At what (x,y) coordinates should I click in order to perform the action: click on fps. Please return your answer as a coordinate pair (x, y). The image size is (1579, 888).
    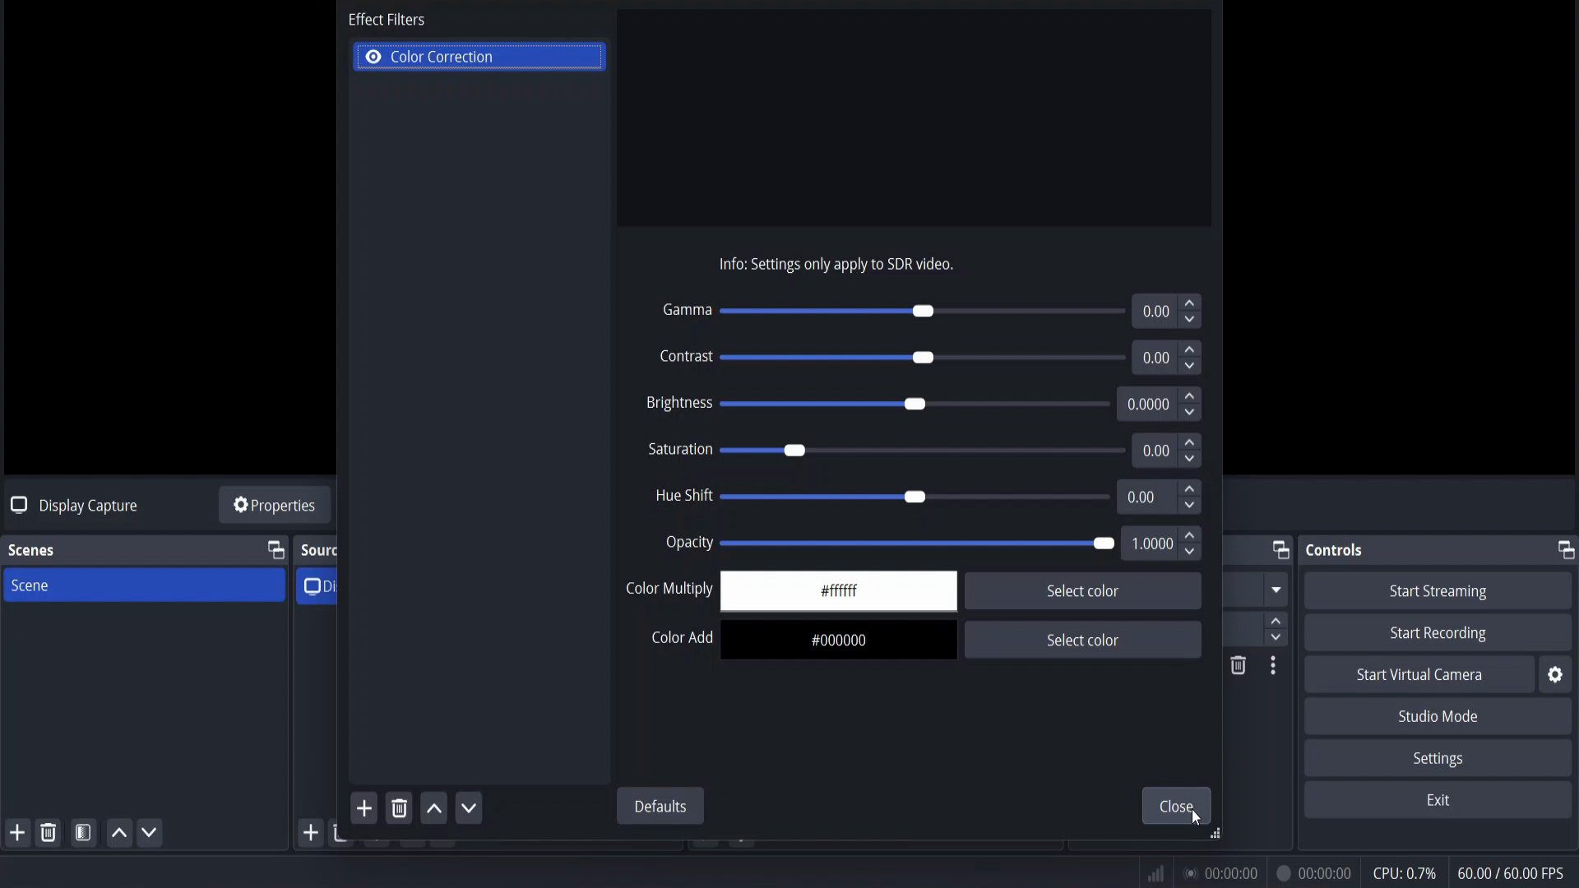
    Looking at the image, I should click on (1513, 872).